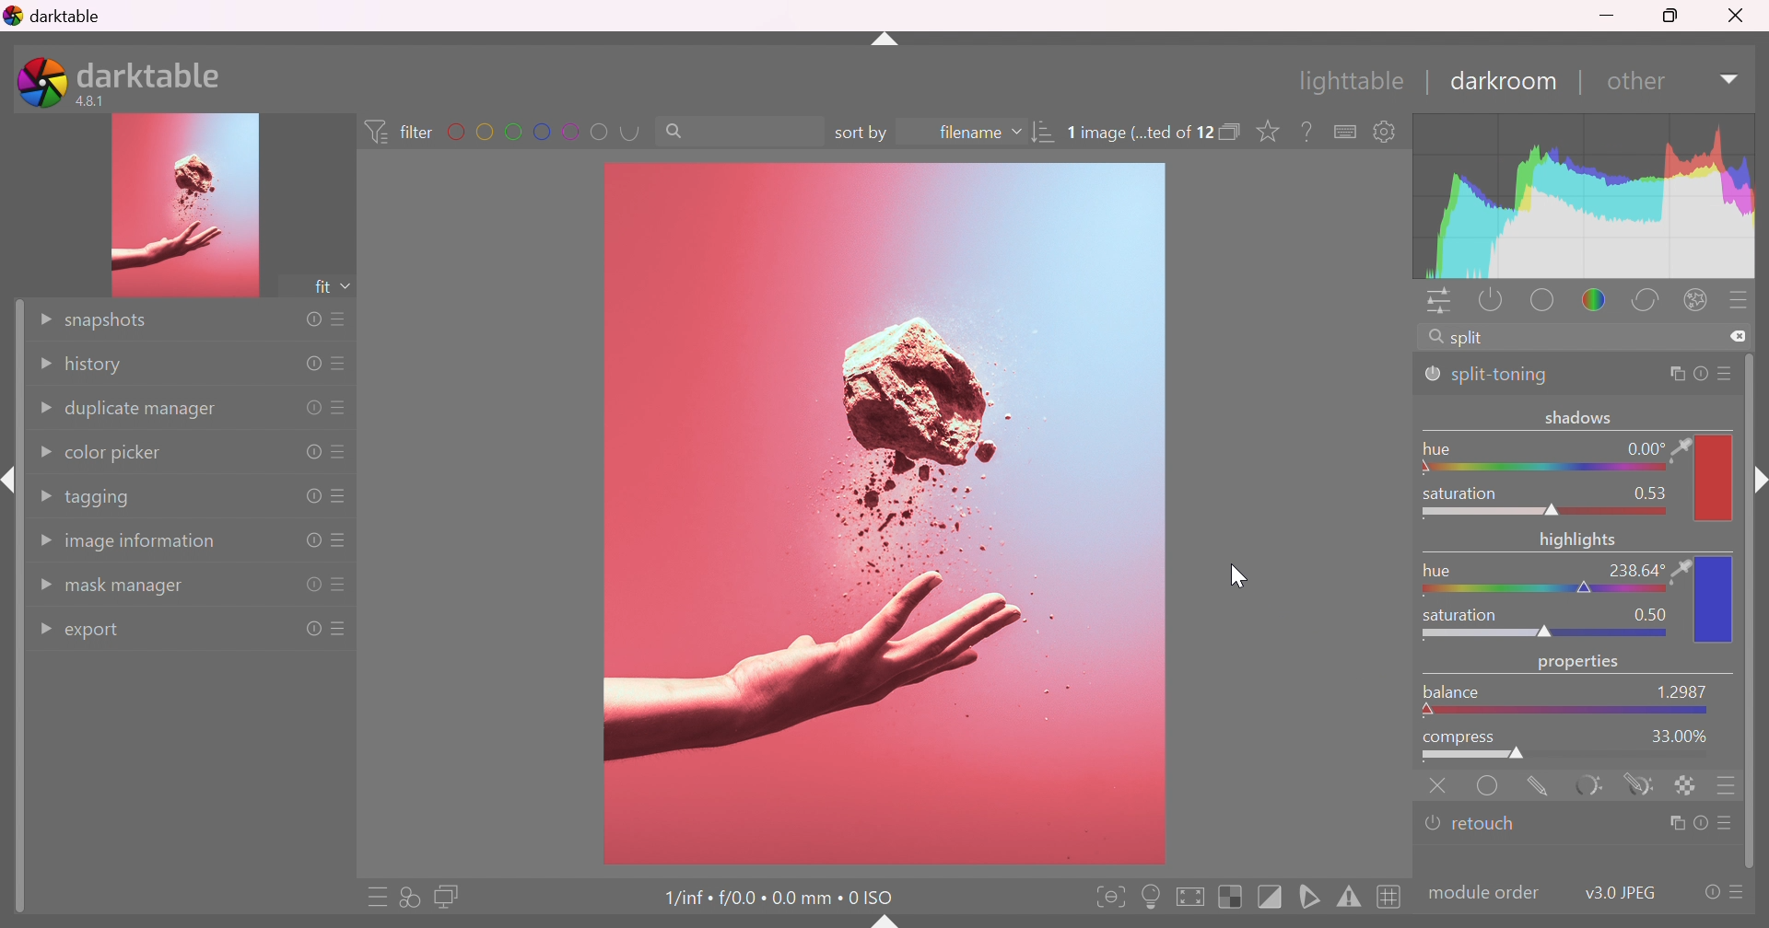  What do you see at coordinates (1153, 895) in the screenshot?
I see `toggle ISO 12646 color assessment conditions` at bounding box center [1153, 895].